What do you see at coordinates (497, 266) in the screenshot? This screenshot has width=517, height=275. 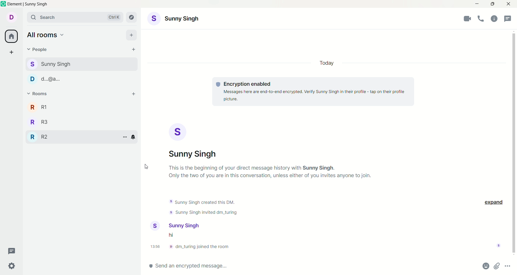 I see `attachment` at bounding box center [497, 266].